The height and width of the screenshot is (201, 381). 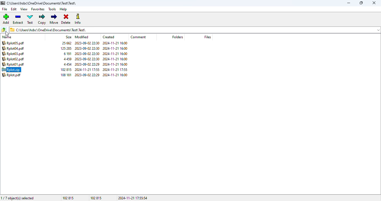 I want to click on 2024-11-21 16:00, so click(x=115, y=48).